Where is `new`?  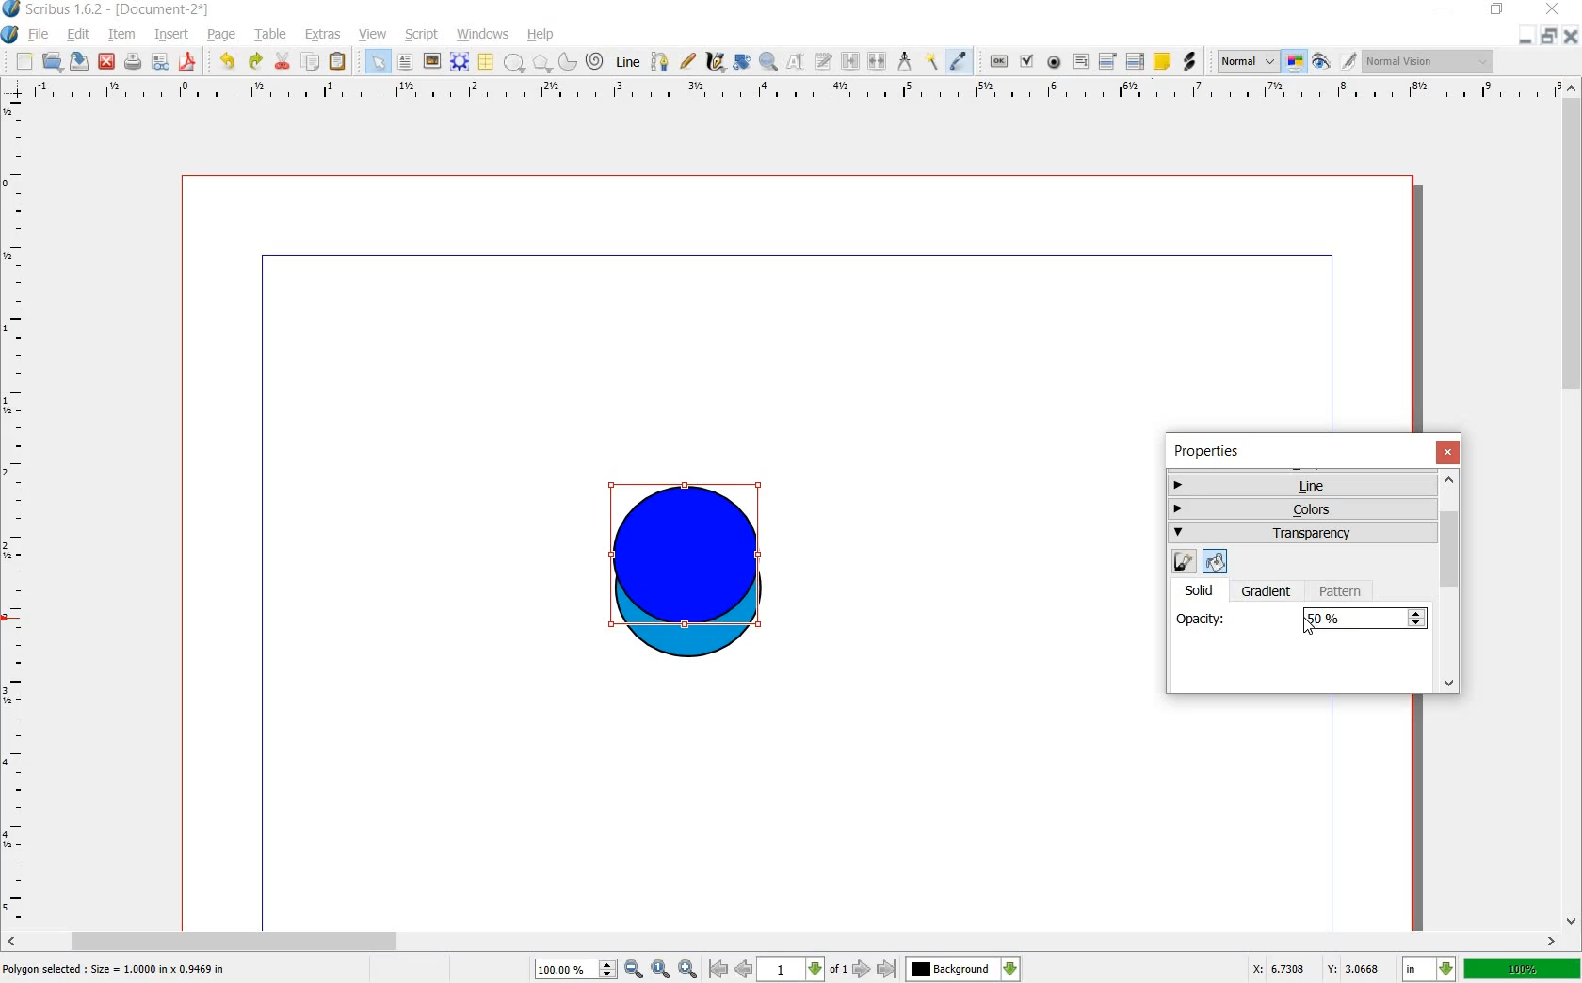 new is located at coordinates (24, 62).